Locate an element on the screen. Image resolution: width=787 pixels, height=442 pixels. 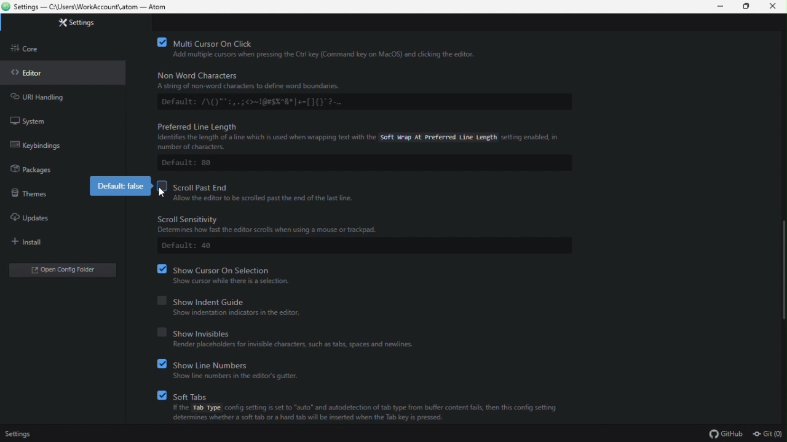
show line numbers is located at coordinates (240, 363).